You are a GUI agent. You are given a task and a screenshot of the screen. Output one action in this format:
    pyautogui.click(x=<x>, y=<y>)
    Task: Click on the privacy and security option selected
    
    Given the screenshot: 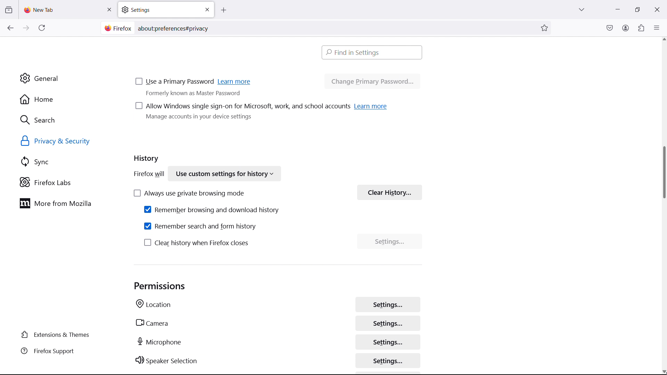 What is the action you would take?
    pyautogui.click(x=64, y=142)
    